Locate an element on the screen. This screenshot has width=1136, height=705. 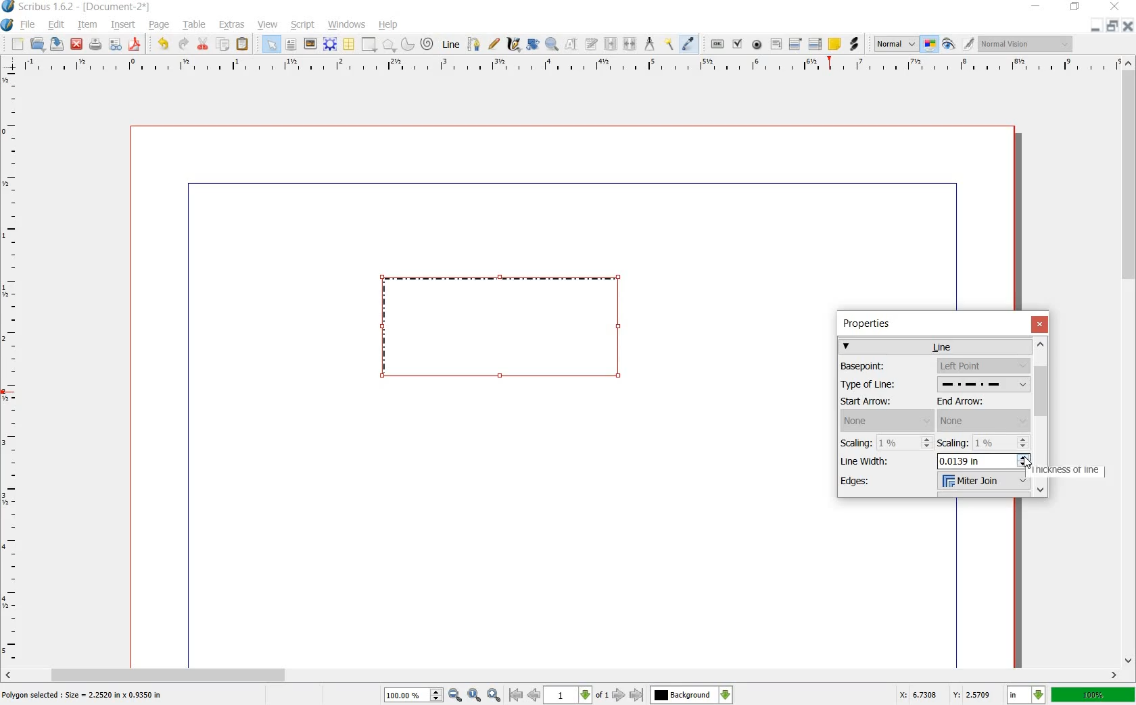
HELP is located at coordinates (388, 26).